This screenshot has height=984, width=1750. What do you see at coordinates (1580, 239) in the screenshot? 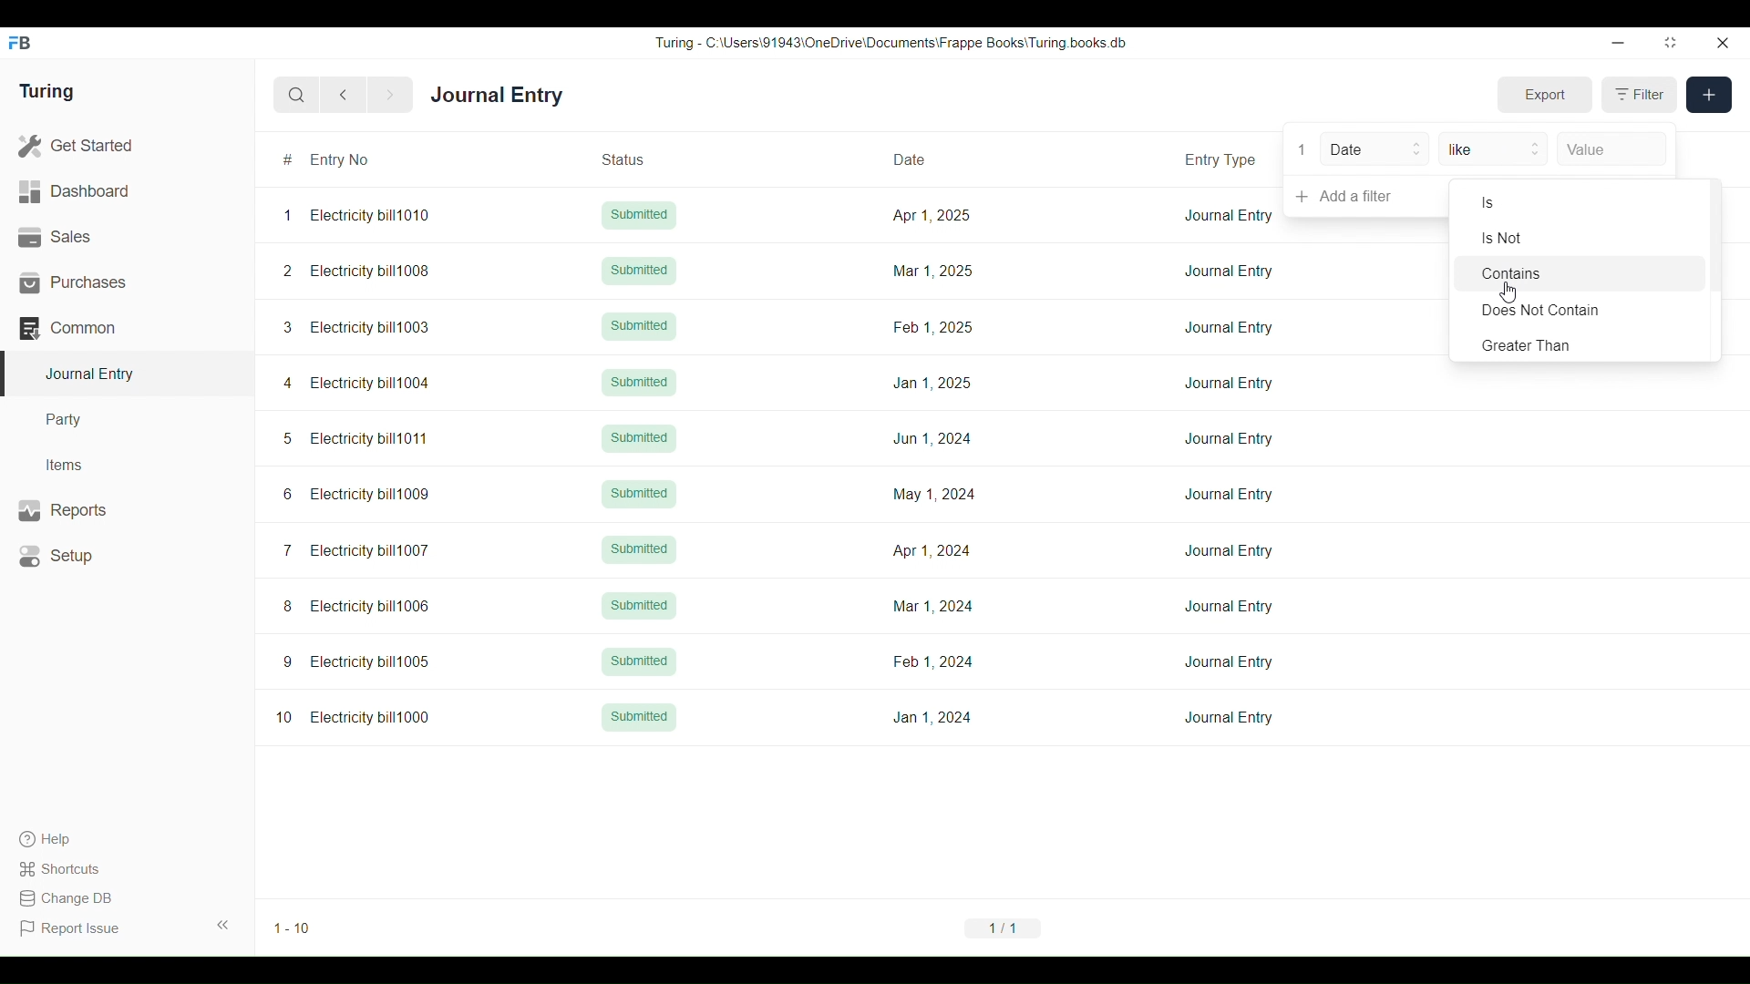
I see `Is Not` at bounding box center [1580, 239].